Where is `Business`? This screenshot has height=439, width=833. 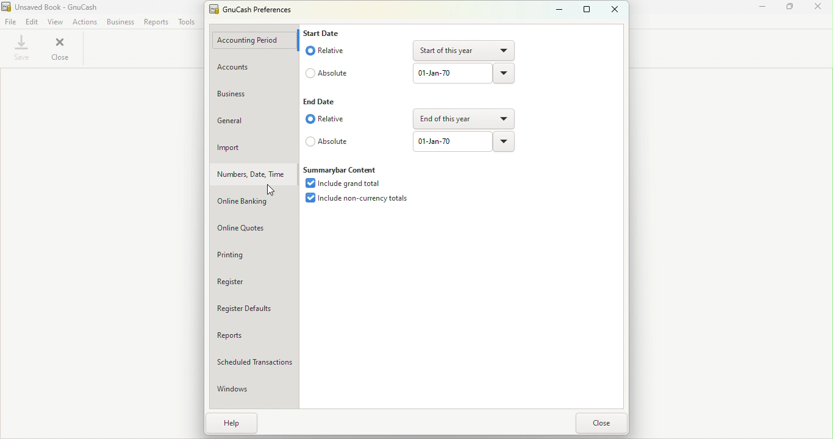 Business is located at coordinates (121, 23).